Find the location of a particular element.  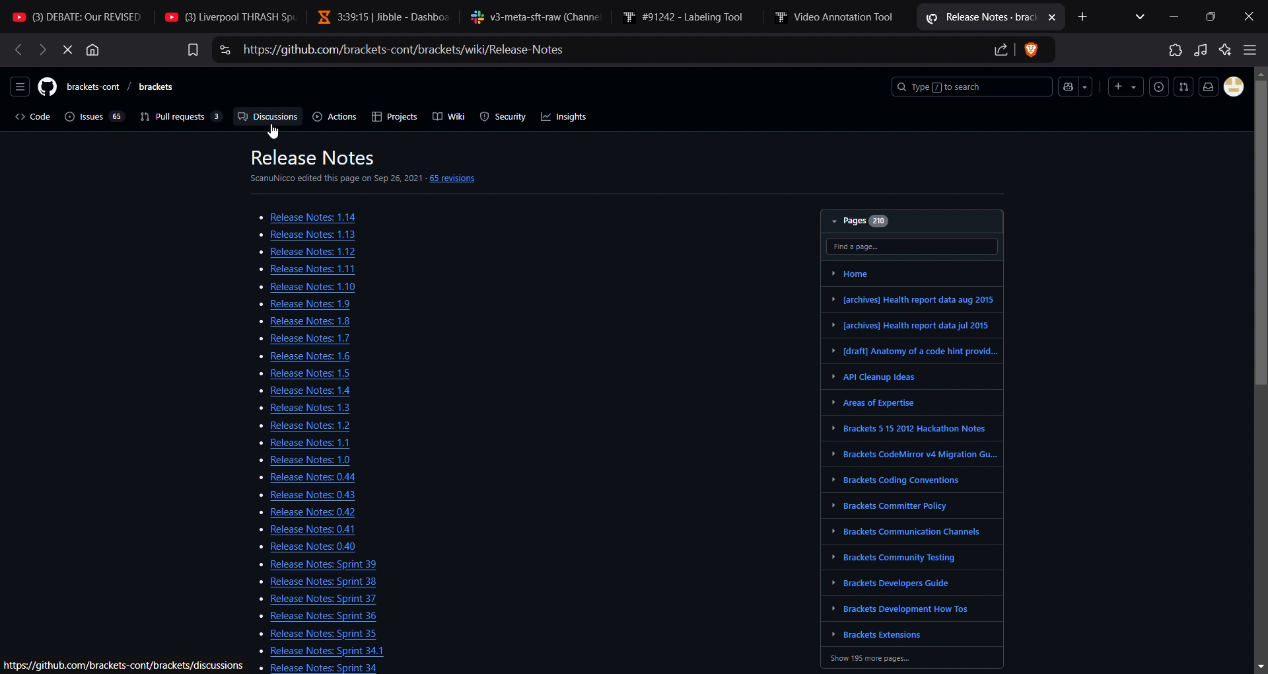

Type to search is located at coordinates (968, 86).